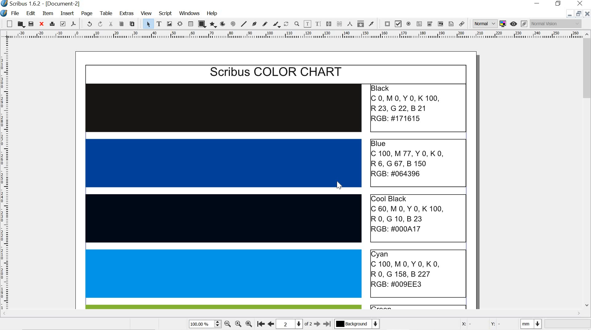 Image resolution: width=591 pixels, height=330 pixels. I want to click on Cyan C100,M0,Y0,K0, R 0, G 158, B 227 RGB: #009EE3, so click(419, 273).